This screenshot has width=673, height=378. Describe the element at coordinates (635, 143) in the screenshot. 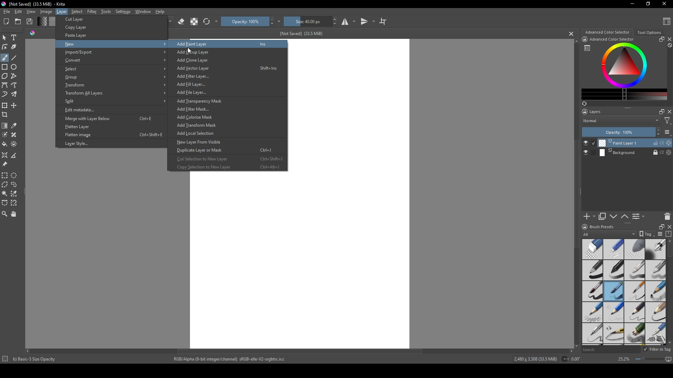

I see `Print Layer 1` at that location.